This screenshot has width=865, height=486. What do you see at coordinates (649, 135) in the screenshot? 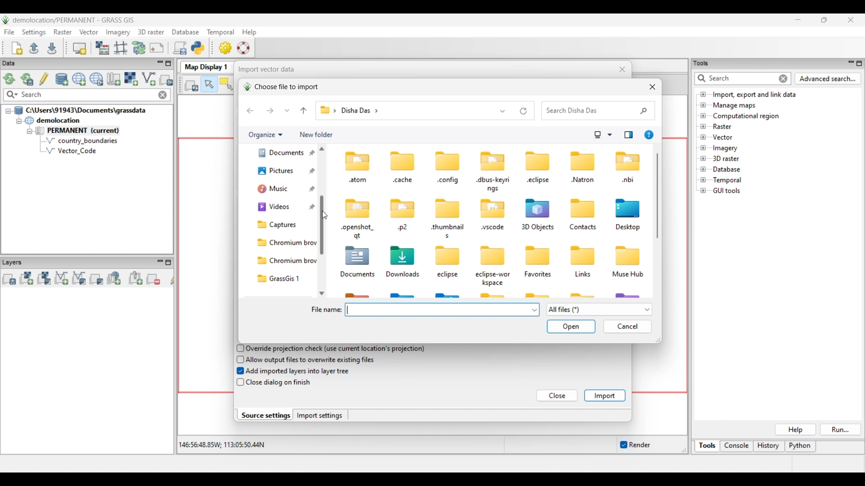
I see `Get help` at bounding box center [649, 135].